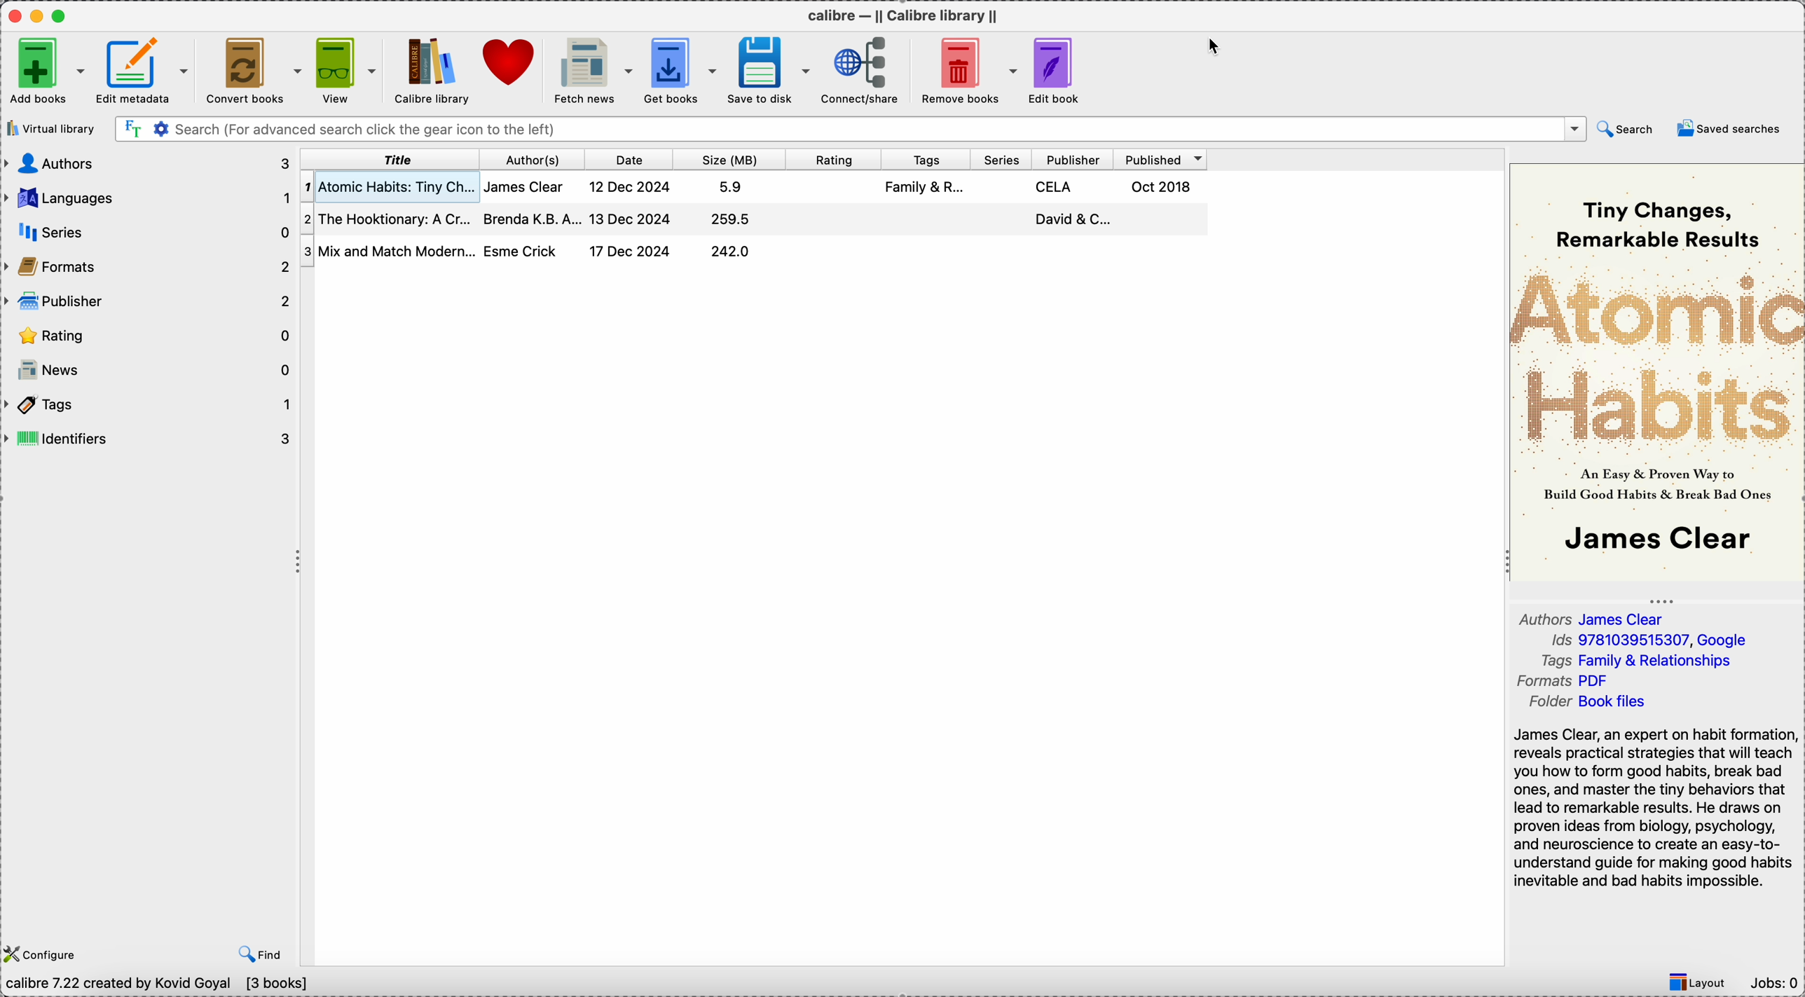 This screenshot has height=997, width=1805. Describe the element at coordinates (148, 195) in the screenshot. I see `languages` at that location.